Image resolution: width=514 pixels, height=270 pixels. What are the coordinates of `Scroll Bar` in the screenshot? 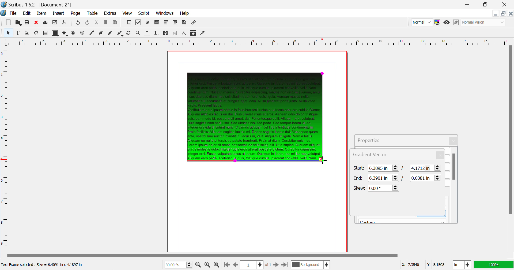 It's located at (257, 256).